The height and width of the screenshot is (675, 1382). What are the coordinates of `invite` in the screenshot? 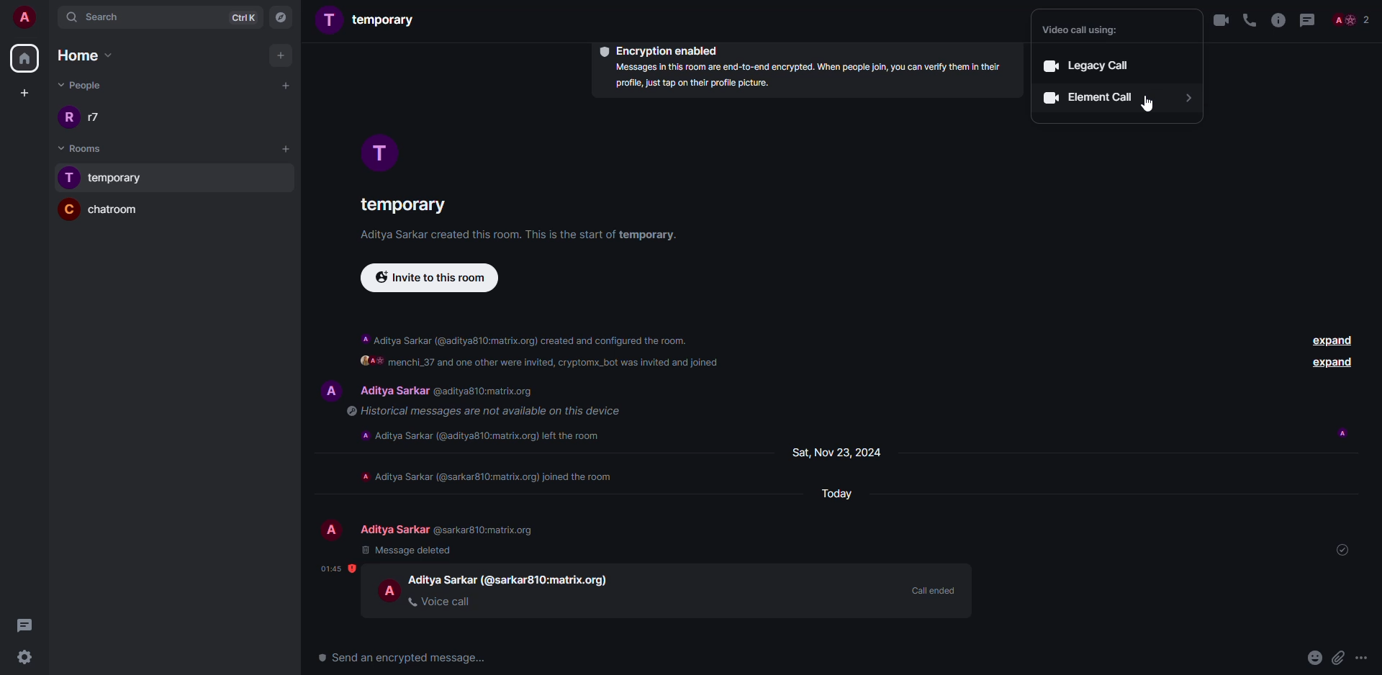 It's located at (430, 280).